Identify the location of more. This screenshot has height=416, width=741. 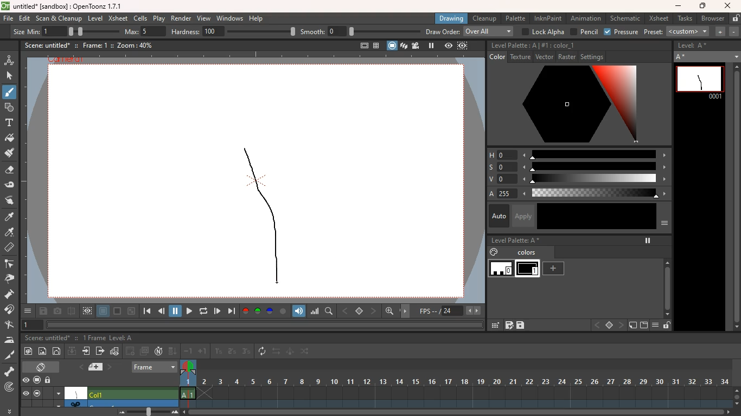
(721, 32).